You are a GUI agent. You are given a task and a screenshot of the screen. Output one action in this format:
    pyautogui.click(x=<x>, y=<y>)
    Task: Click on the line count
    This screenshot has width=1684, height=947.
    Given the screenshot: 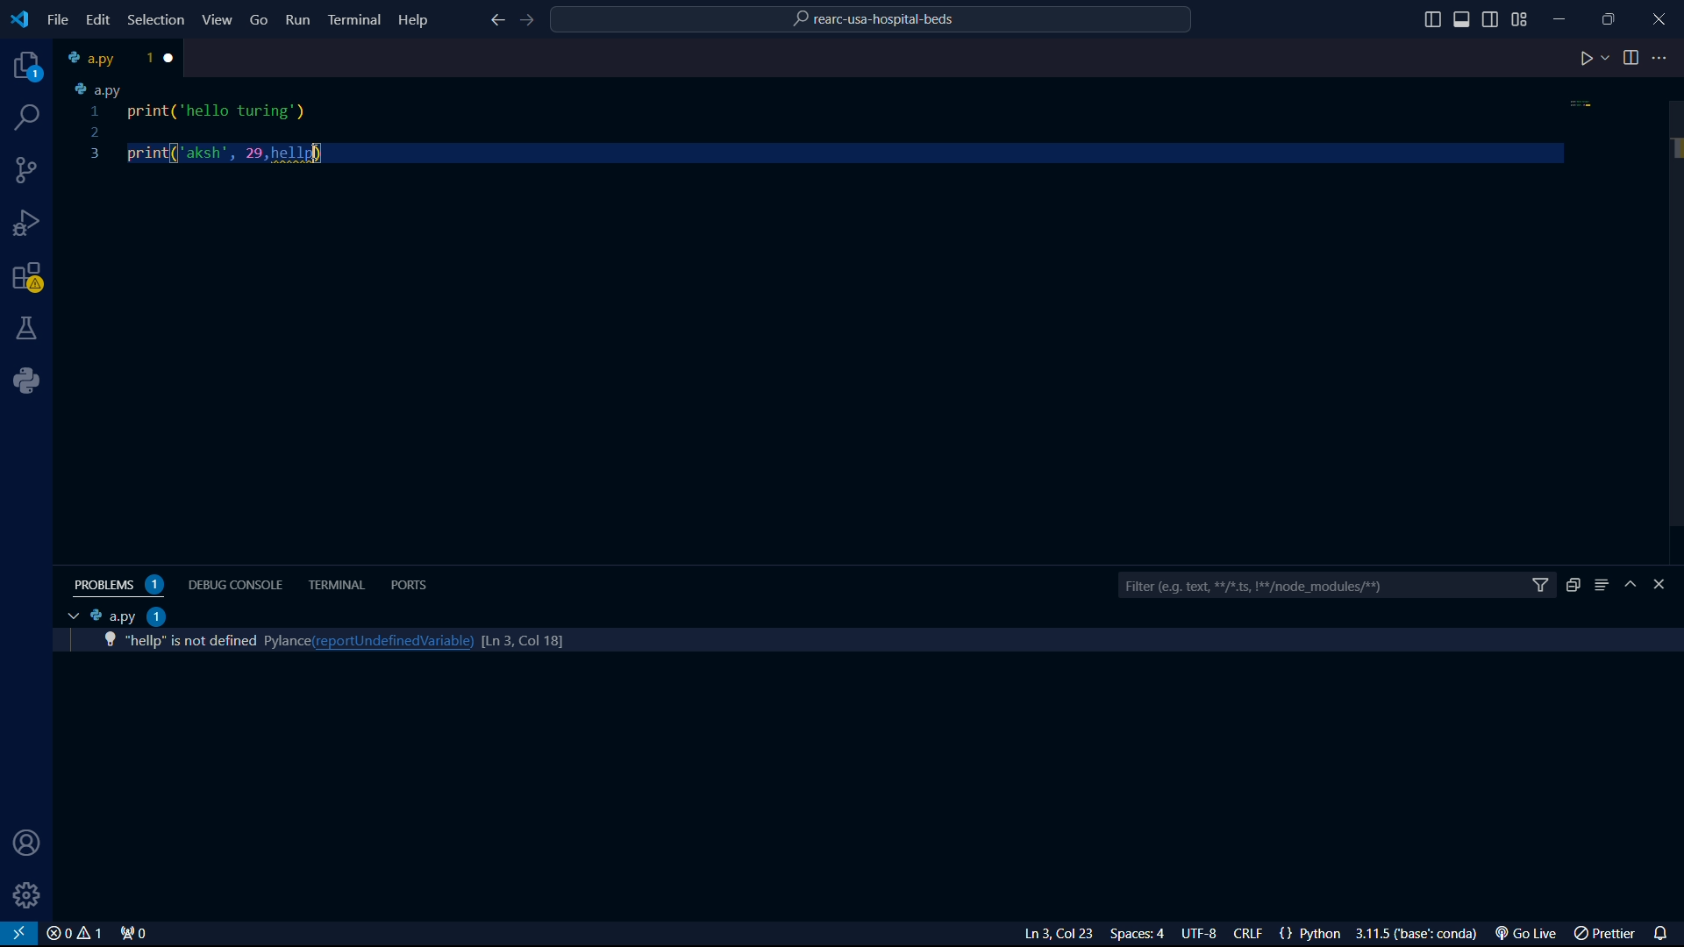 What is the action you would take?
    pyautogui.click(x=514, y=638)
    